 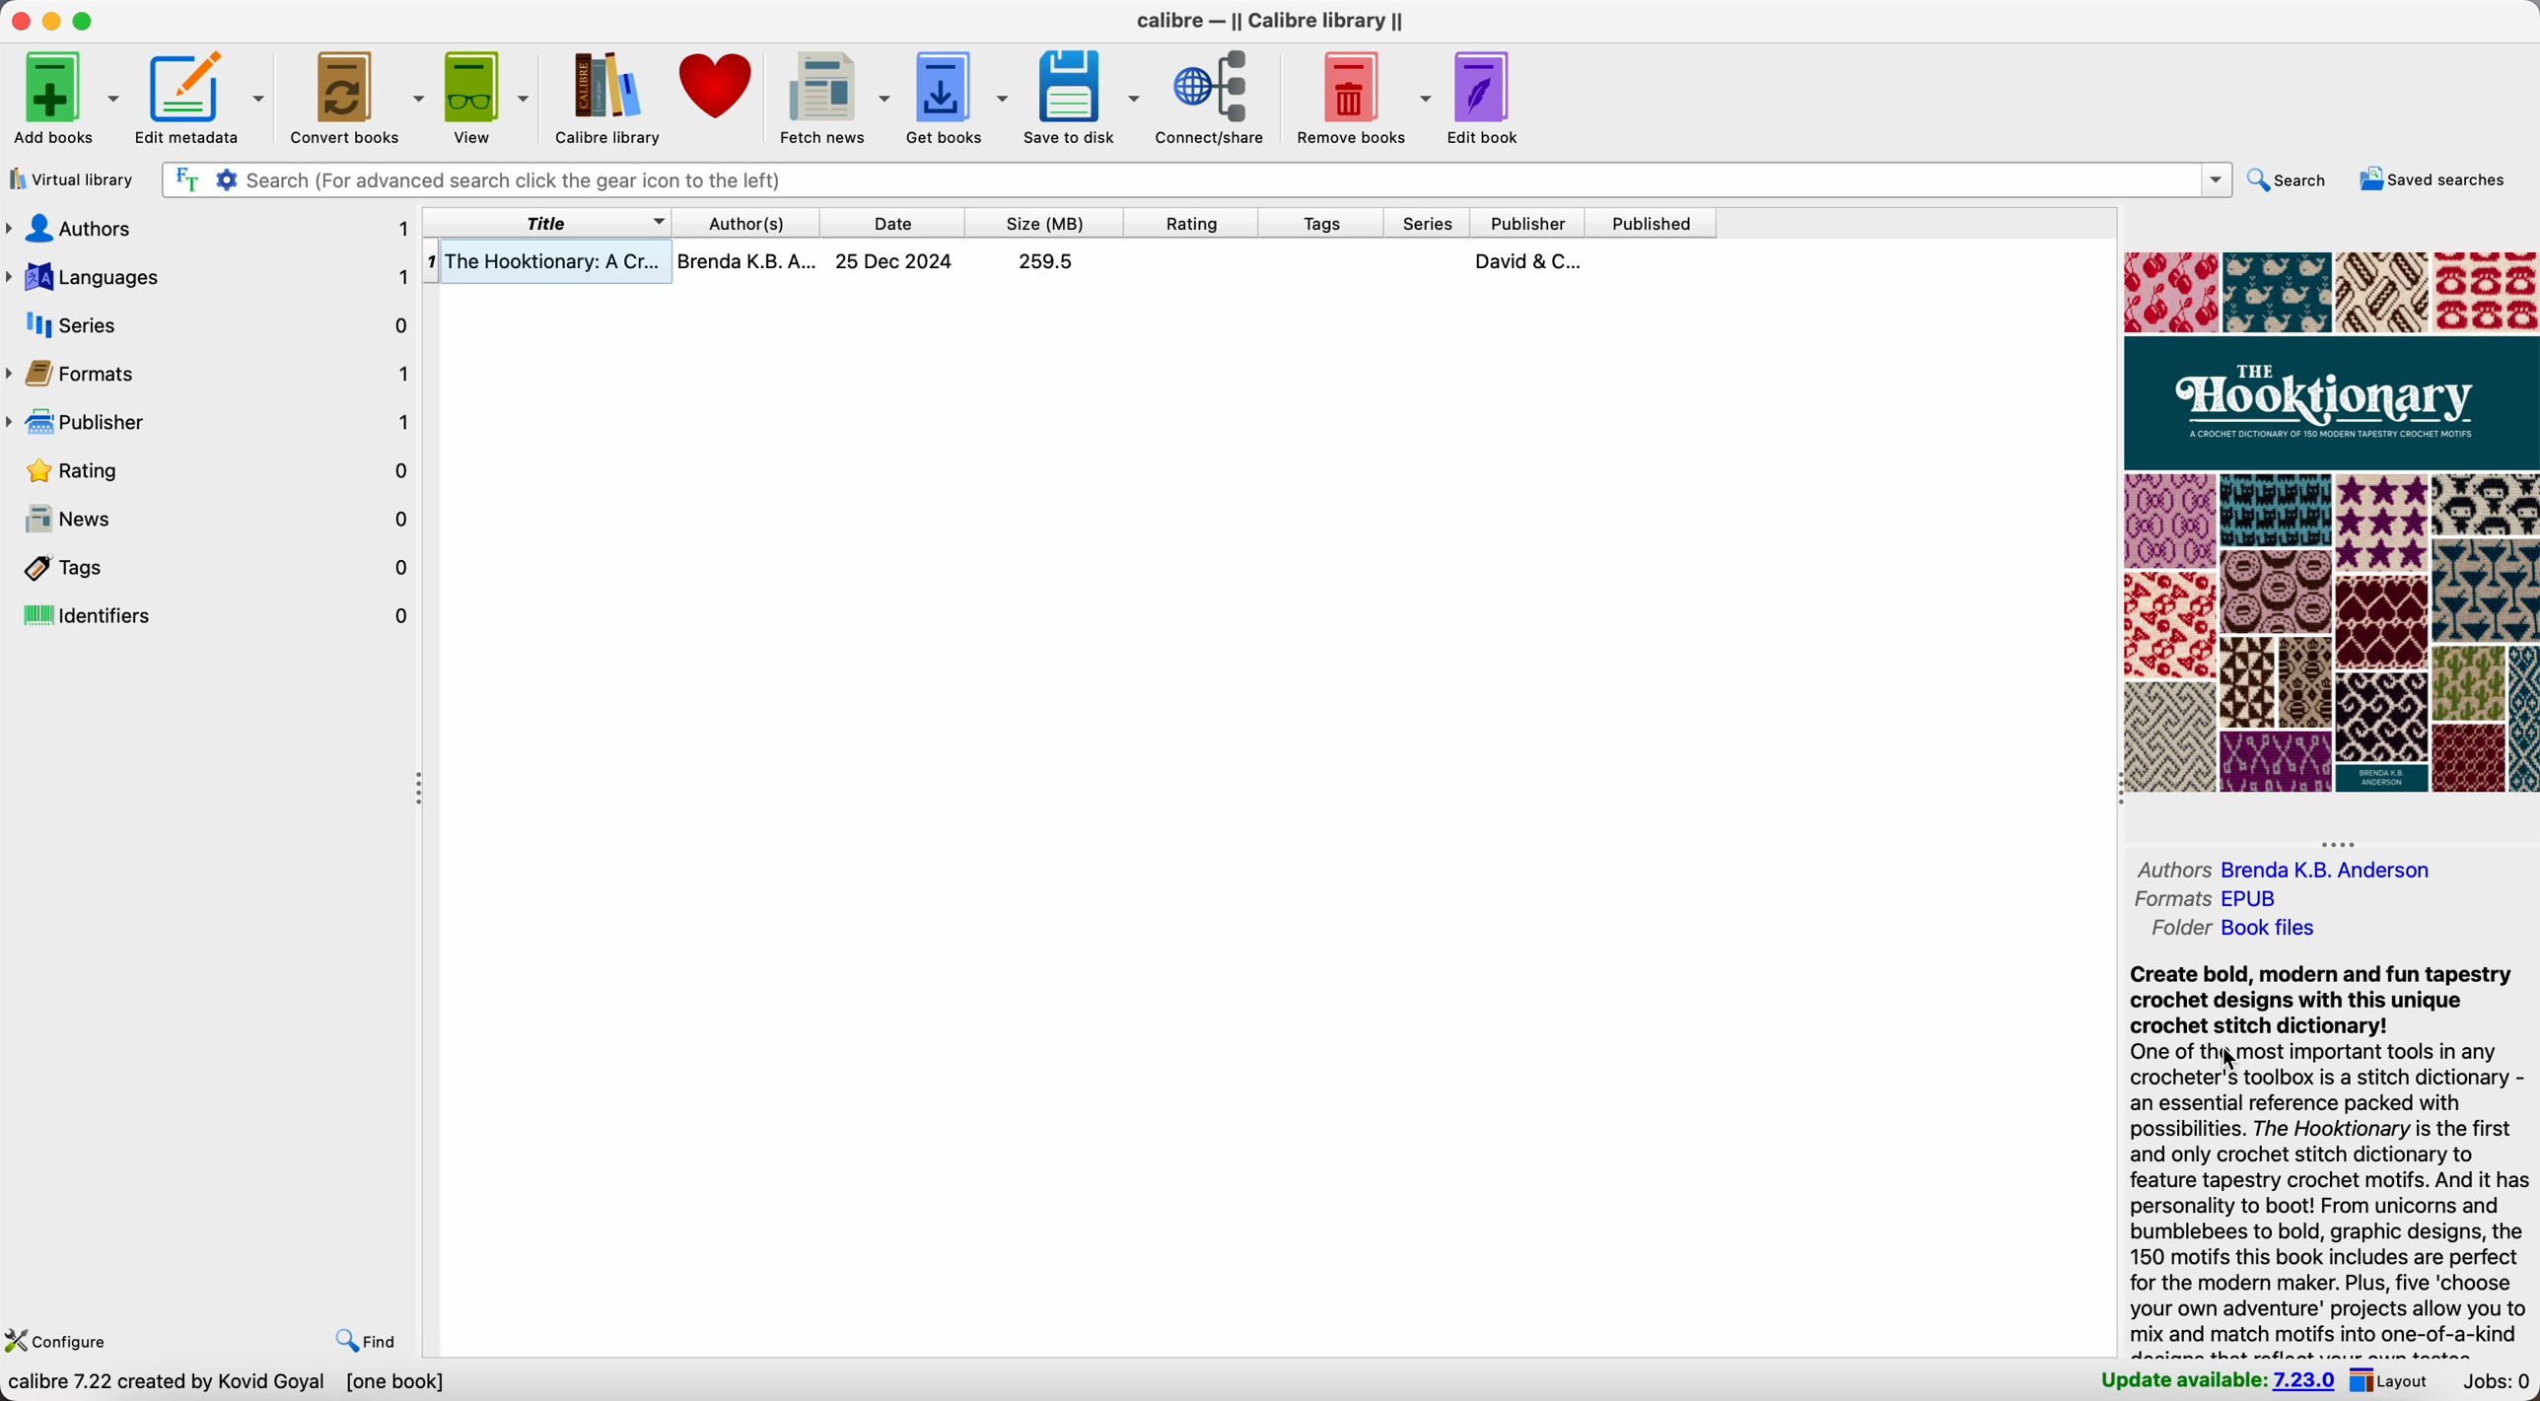 What do you see at coordinates (202, 99) in the screenshot?
I see `edit metadata` at bounding box center [202, 99].